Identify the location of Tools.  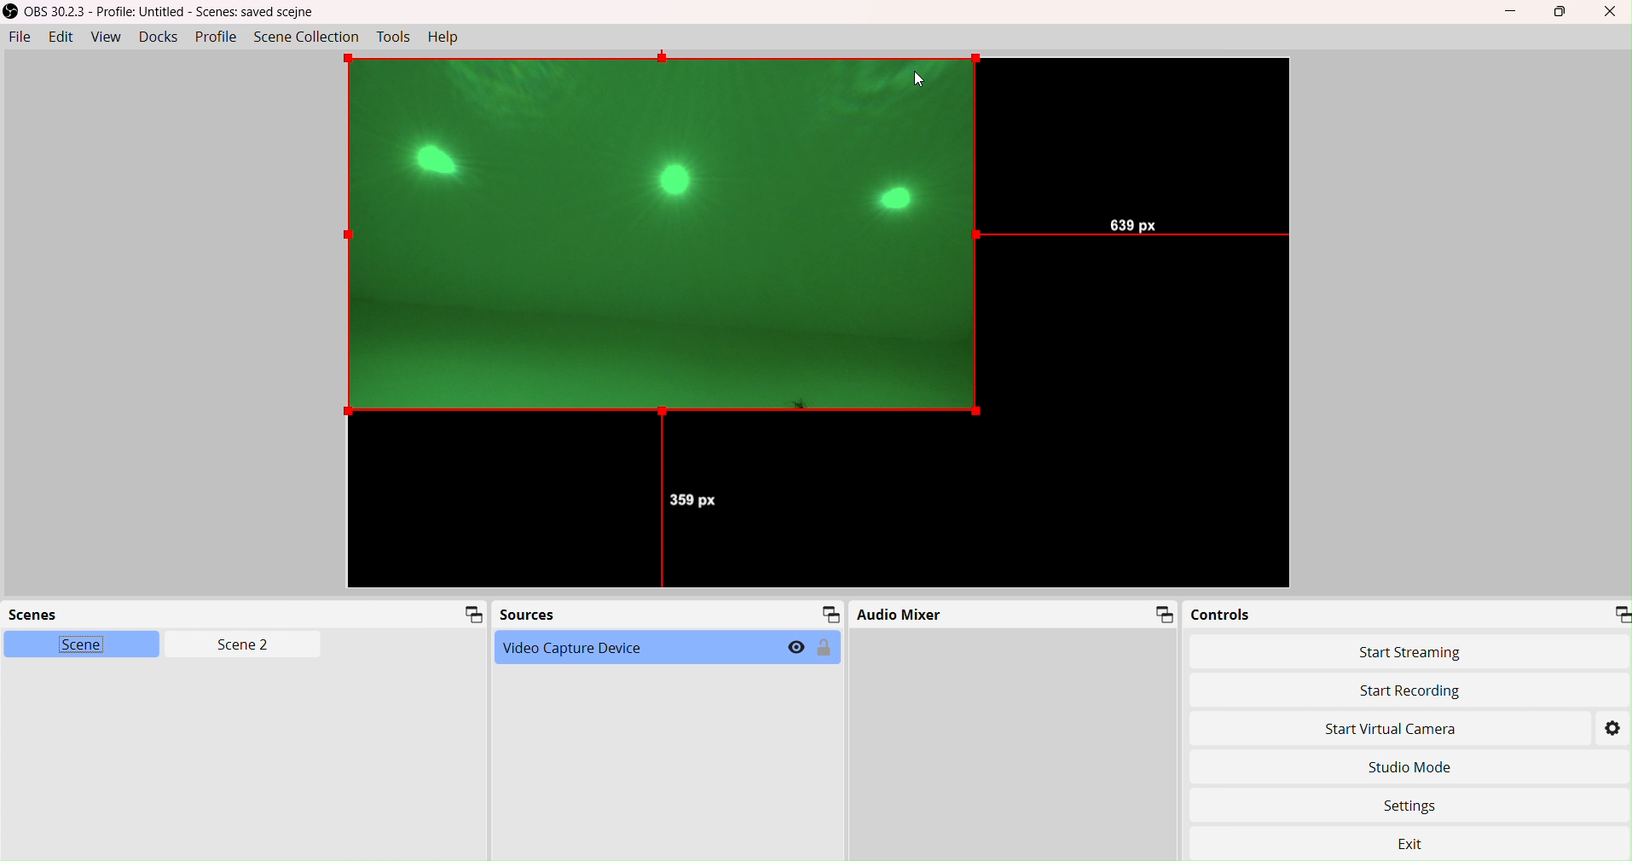
(395, 38).